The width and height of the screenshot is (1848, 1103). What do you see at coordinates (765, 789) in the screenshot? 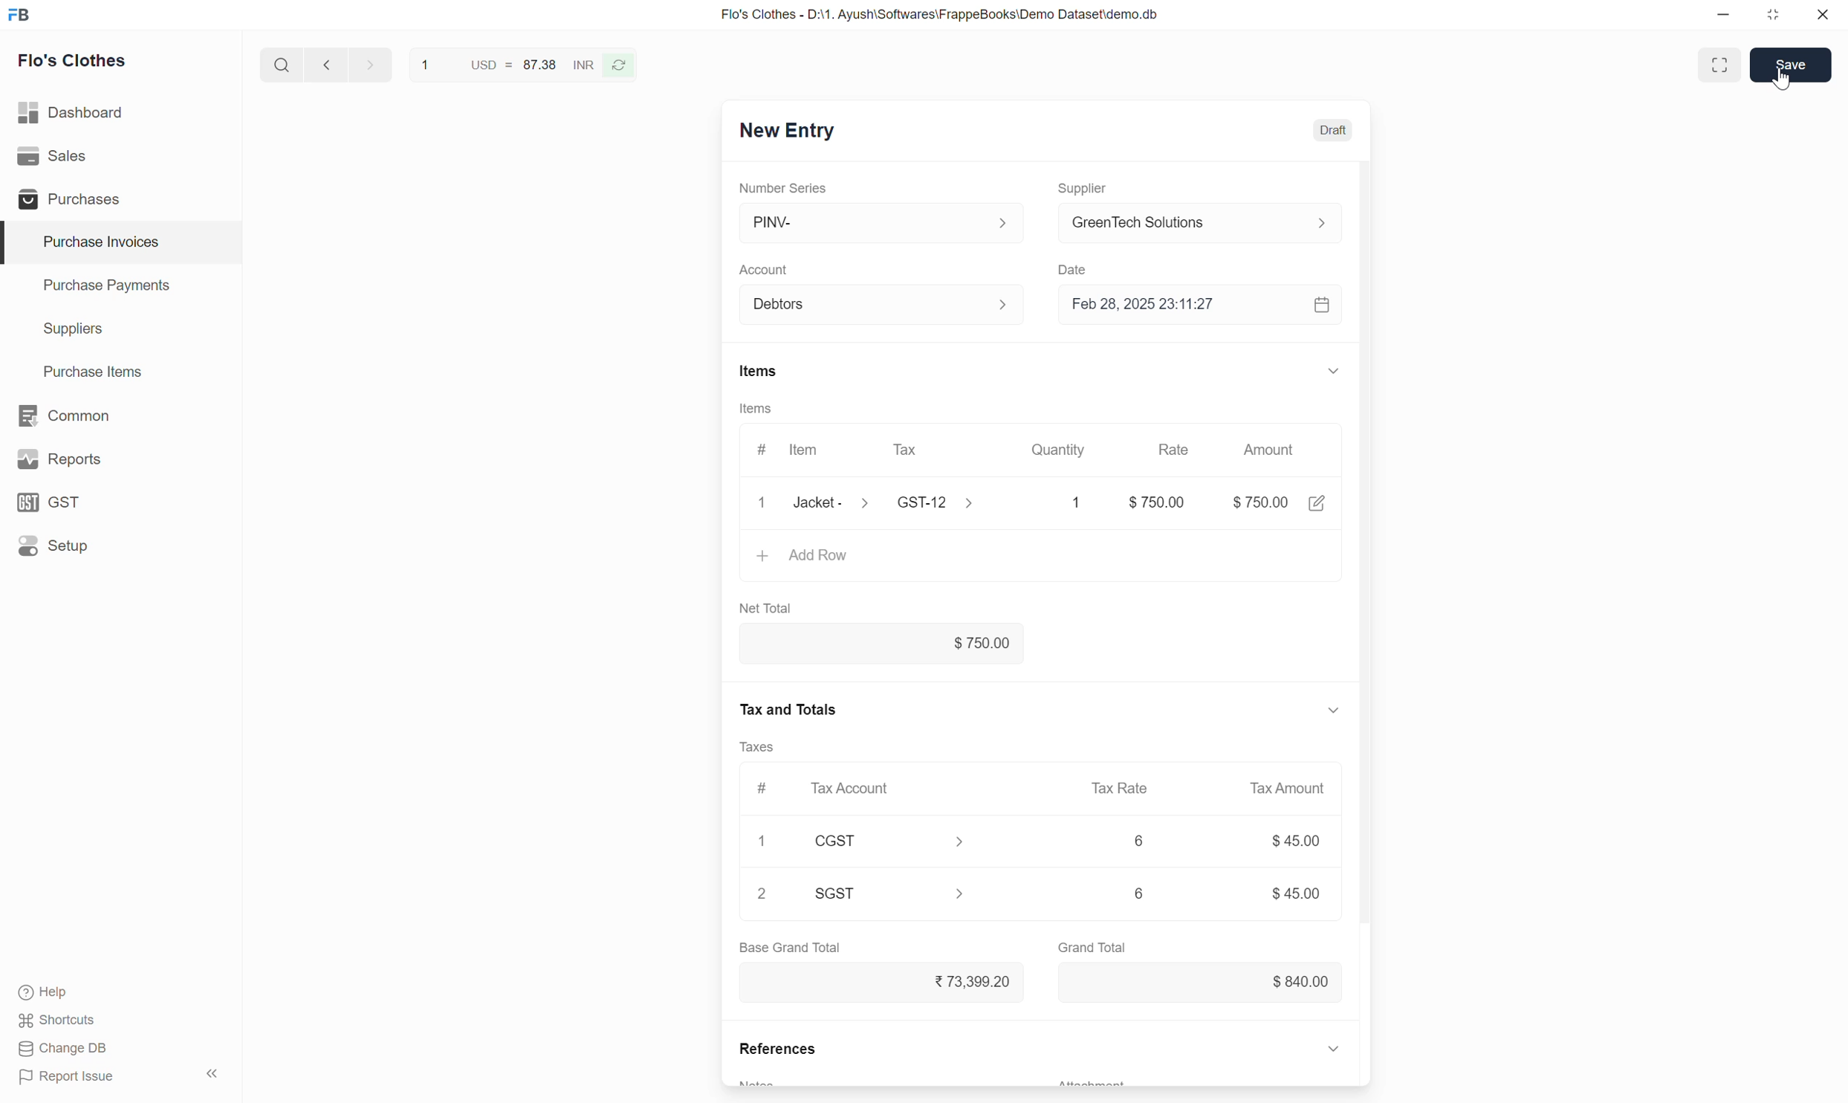
I see `#` at bounding box center [765, 789].